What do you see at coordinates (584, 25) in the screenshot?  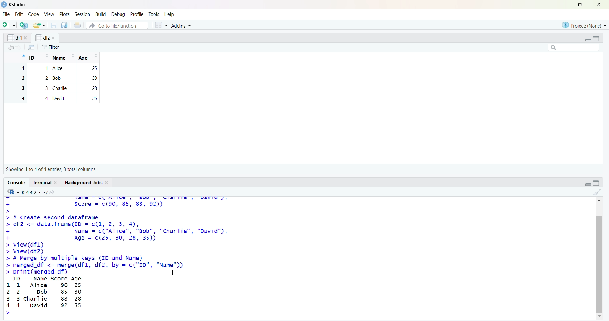 I see `project (none)` at bounding box center [584, 25].